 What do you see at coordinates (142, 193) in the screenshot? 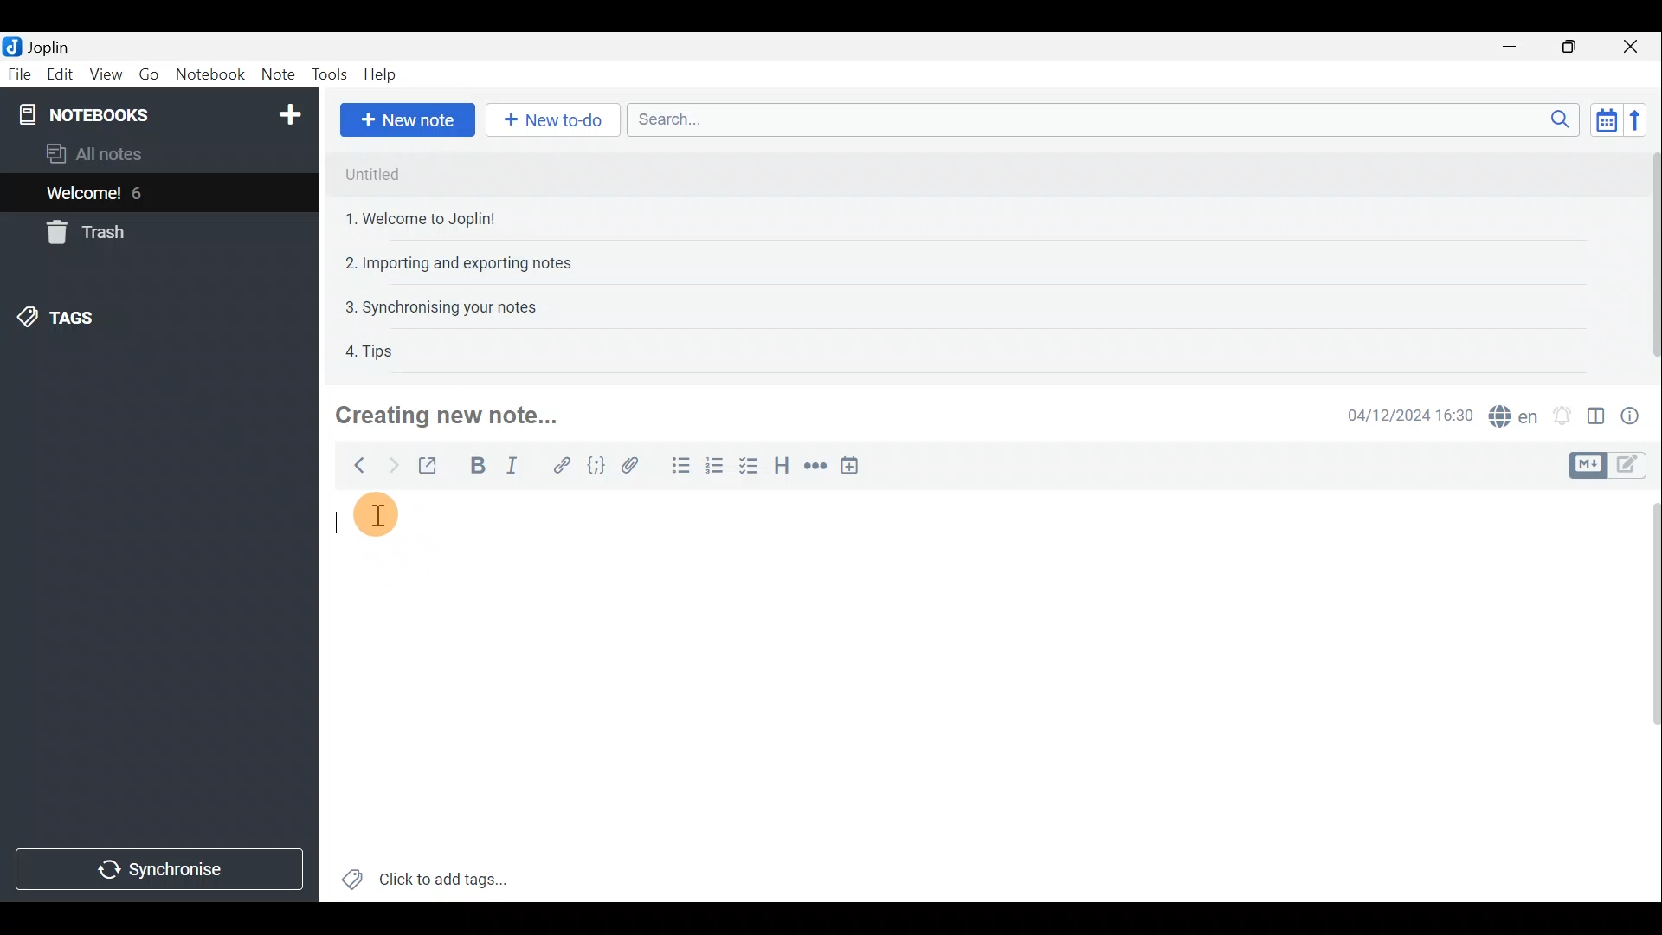
I see `6` at bounding box center [142, 193].